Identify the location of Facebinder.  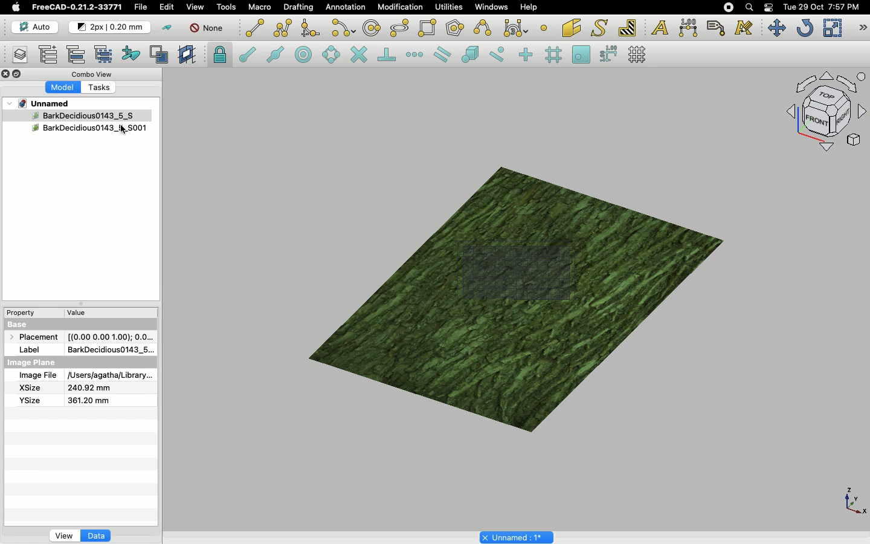
(572, 29).